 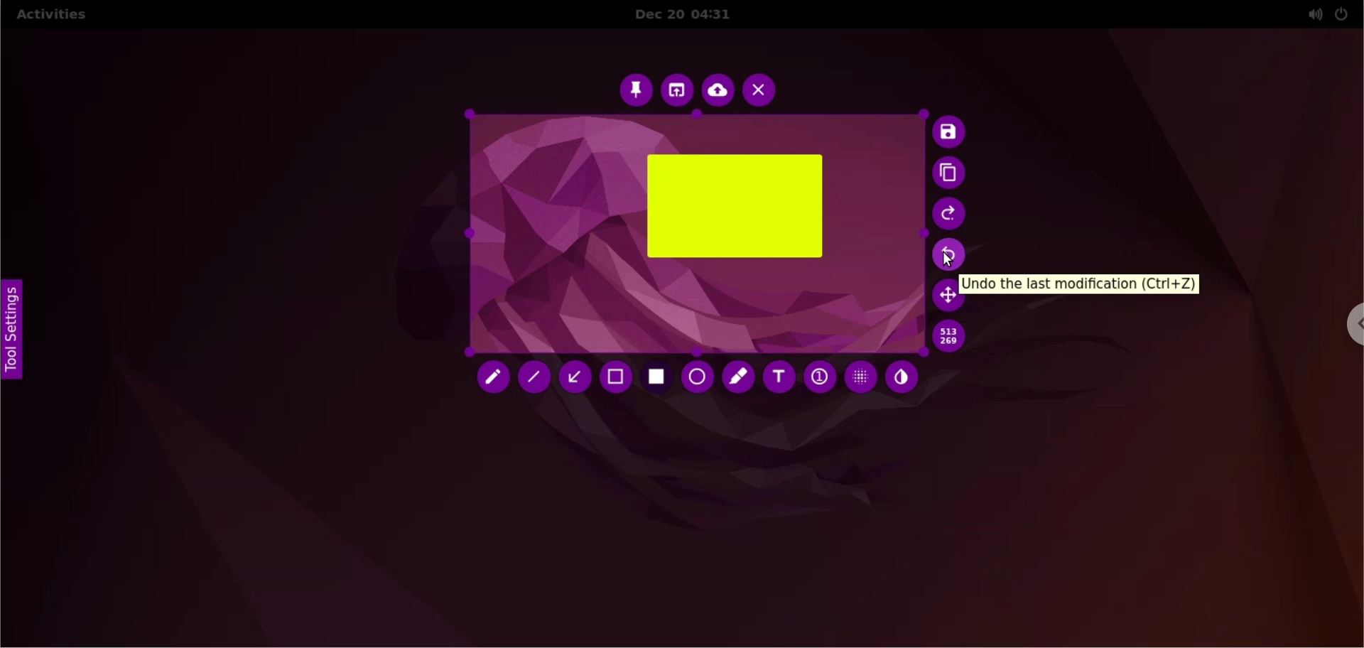 What do you see at coordinates (946, 261) in the screenshot?
I see `cursor` at bounding box center [946, 261].